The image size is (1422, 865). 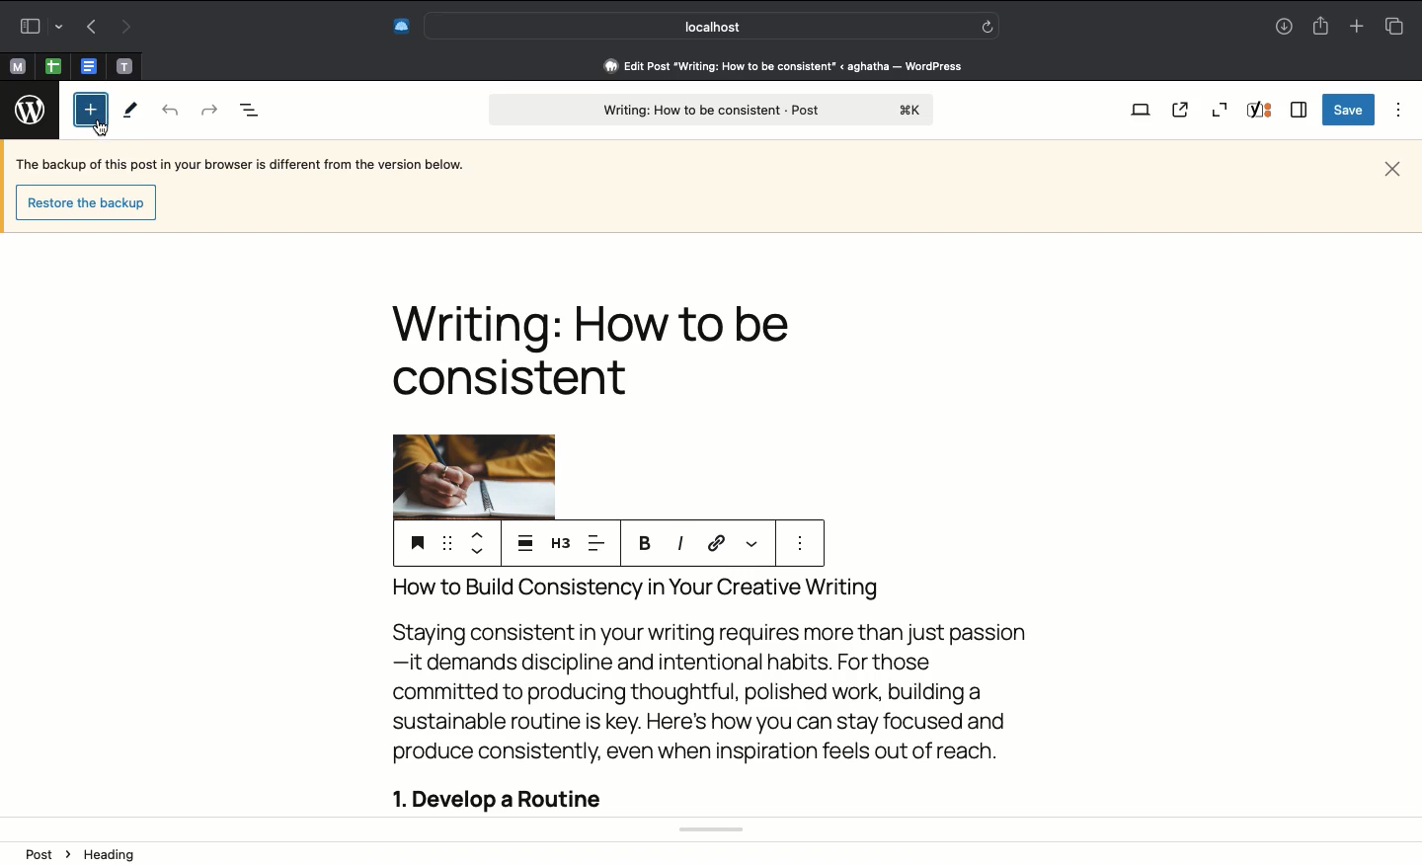 I want to click on edit post, so click(x=786, y=66).